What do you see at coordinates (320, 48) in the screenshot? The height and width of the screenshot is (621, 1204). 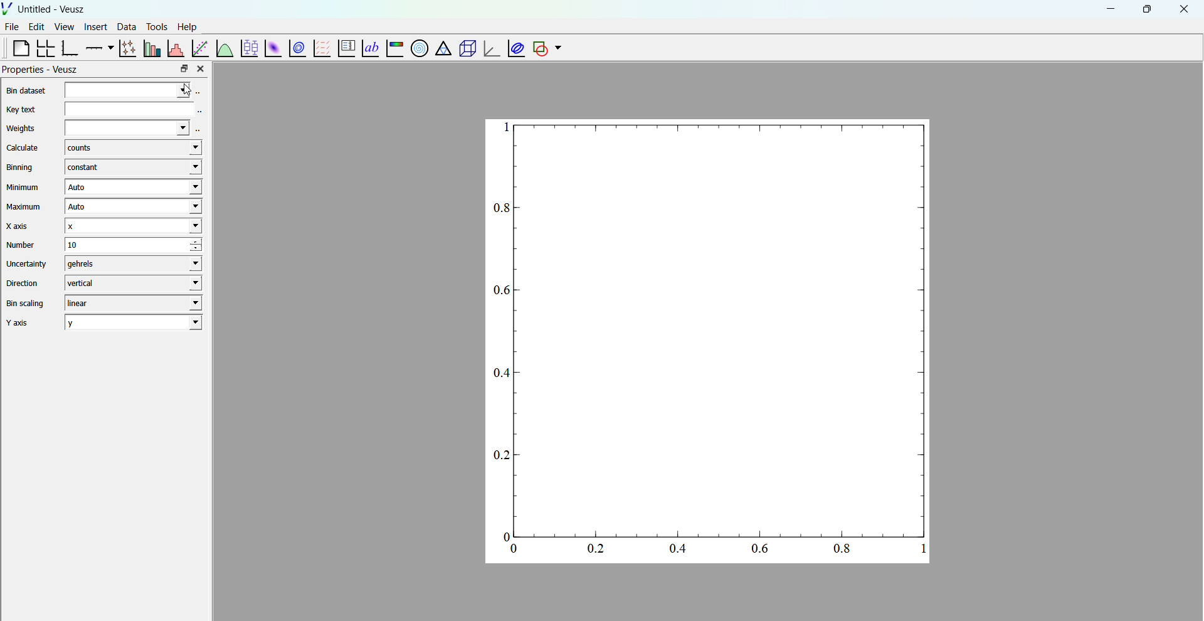 I see `plot a vector table` at bounding box center [320, 48].